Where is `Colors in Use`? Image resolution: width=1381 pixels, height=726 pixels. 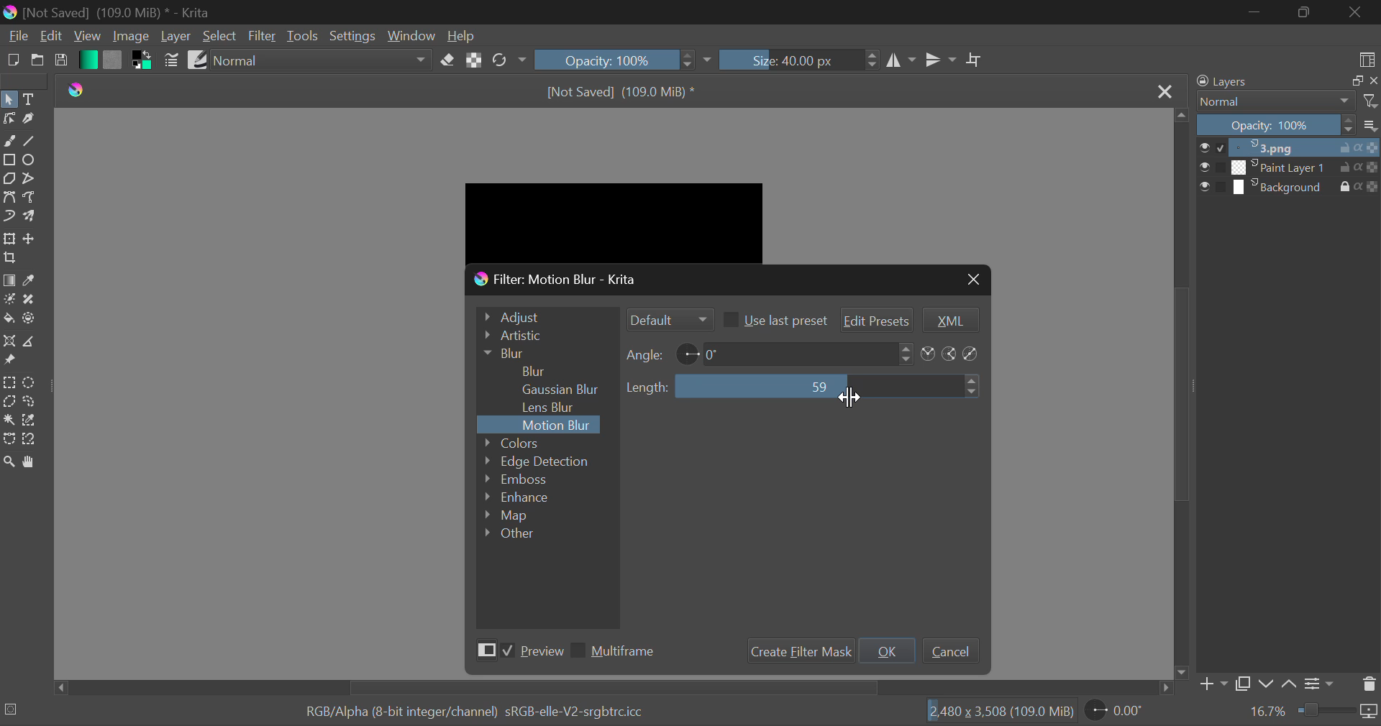
Colors in Use is located at coordinates (140, 62).